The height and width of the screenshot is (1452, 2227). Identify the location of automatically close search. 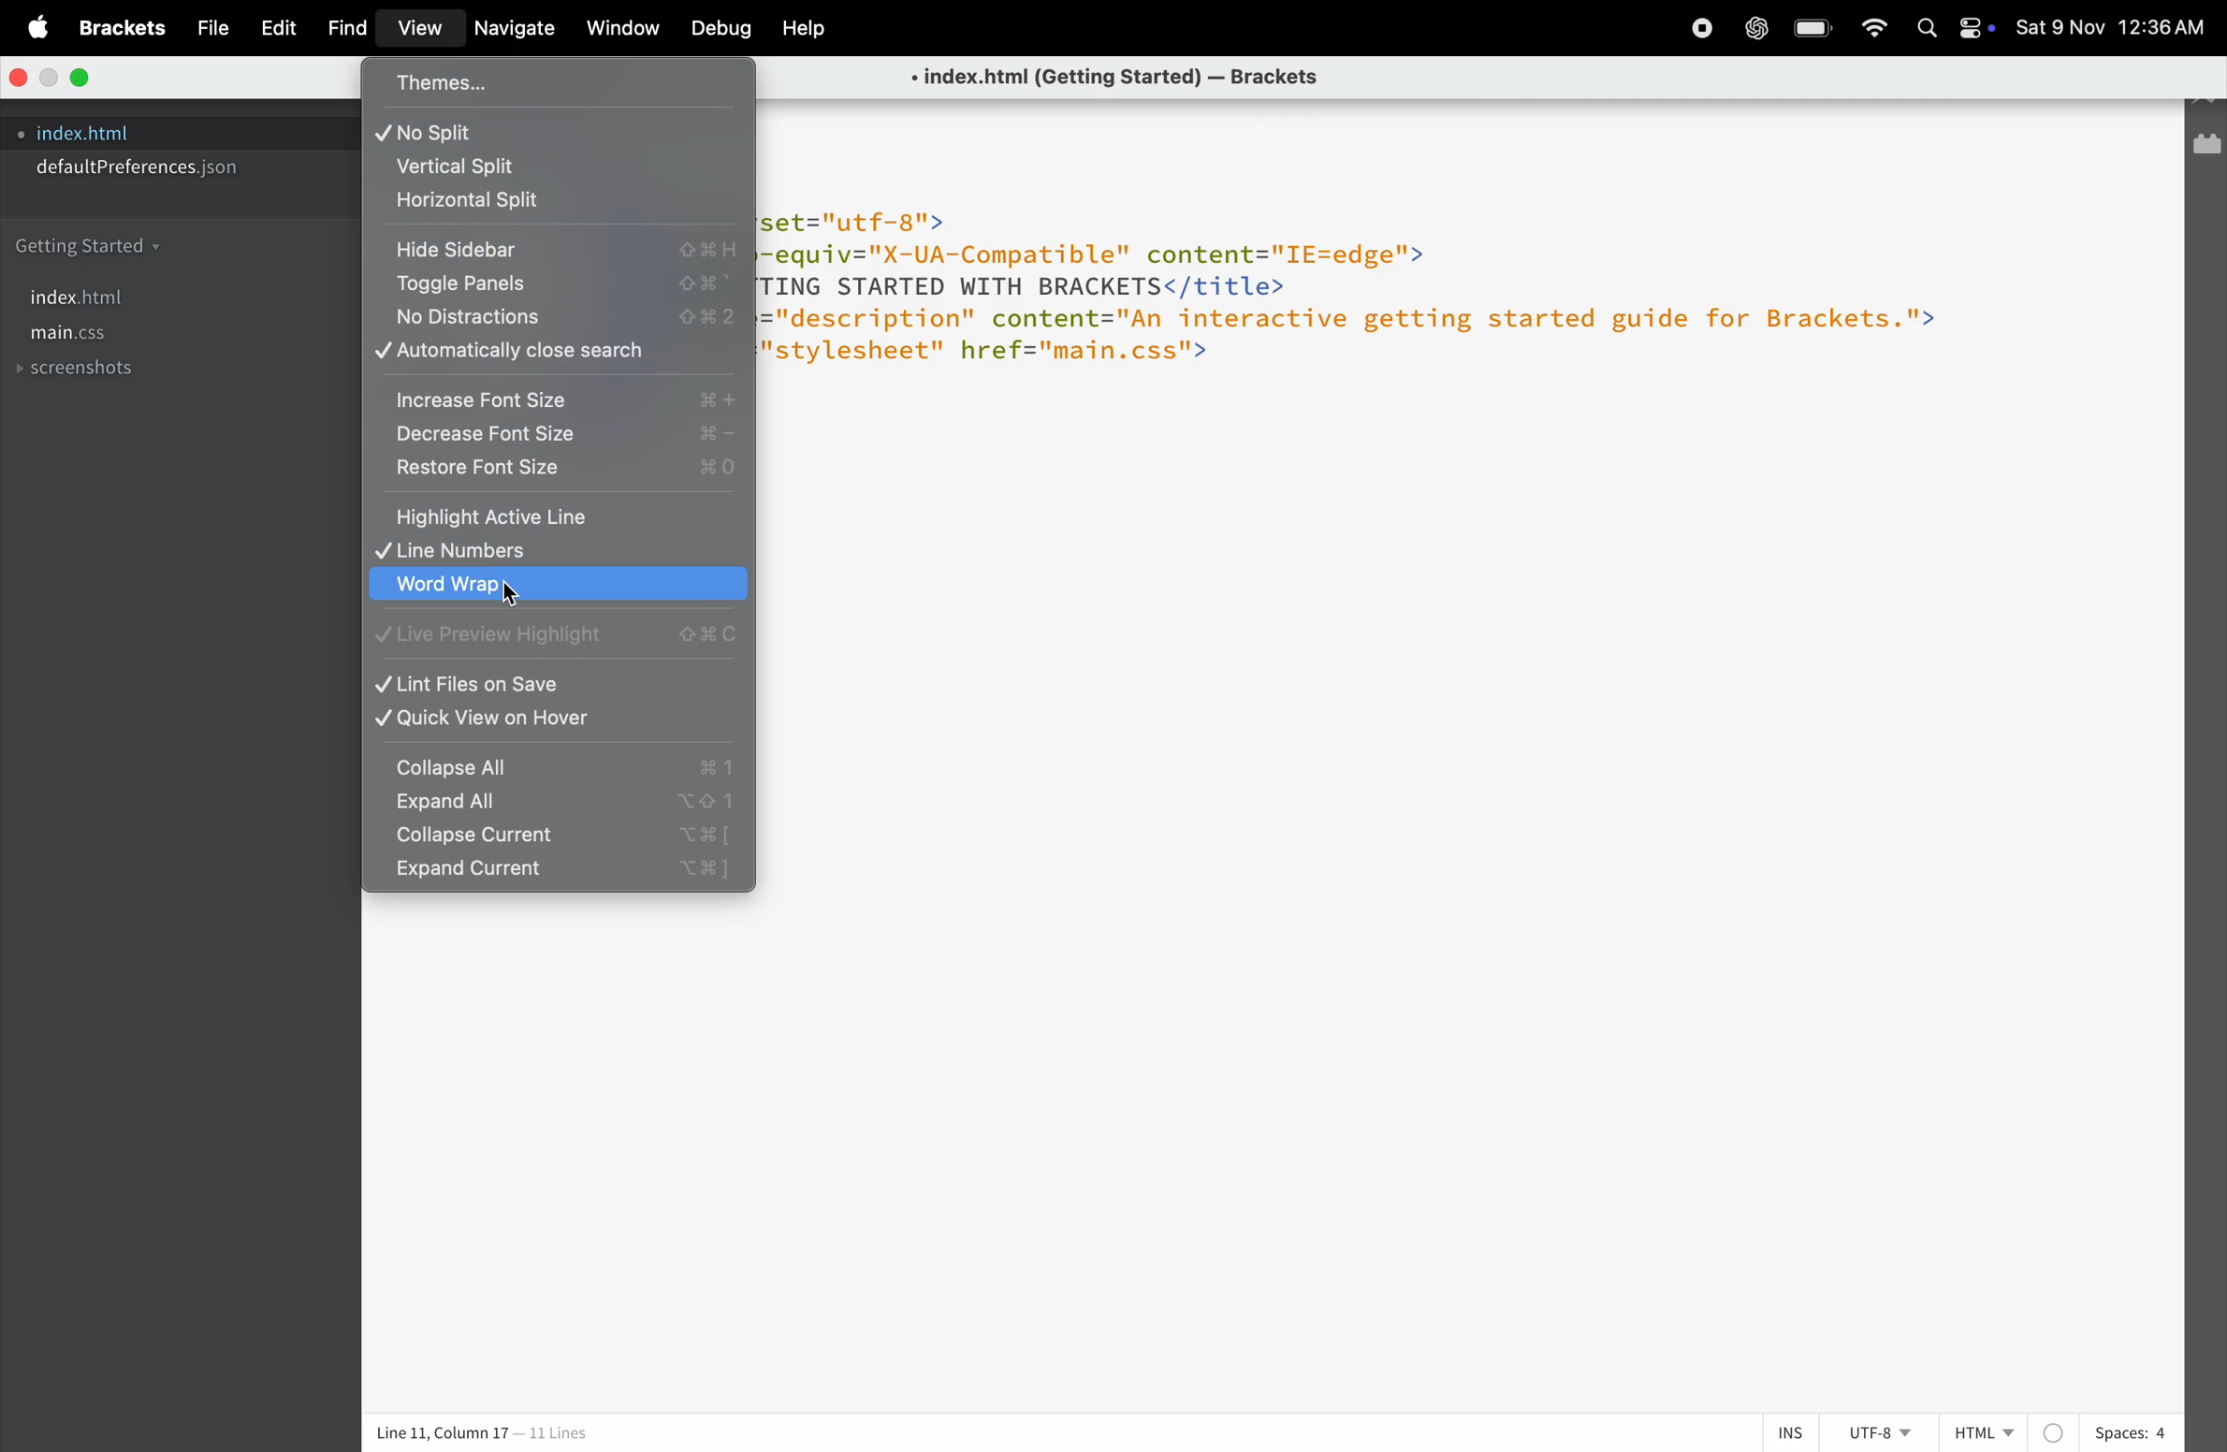
(558, 356).